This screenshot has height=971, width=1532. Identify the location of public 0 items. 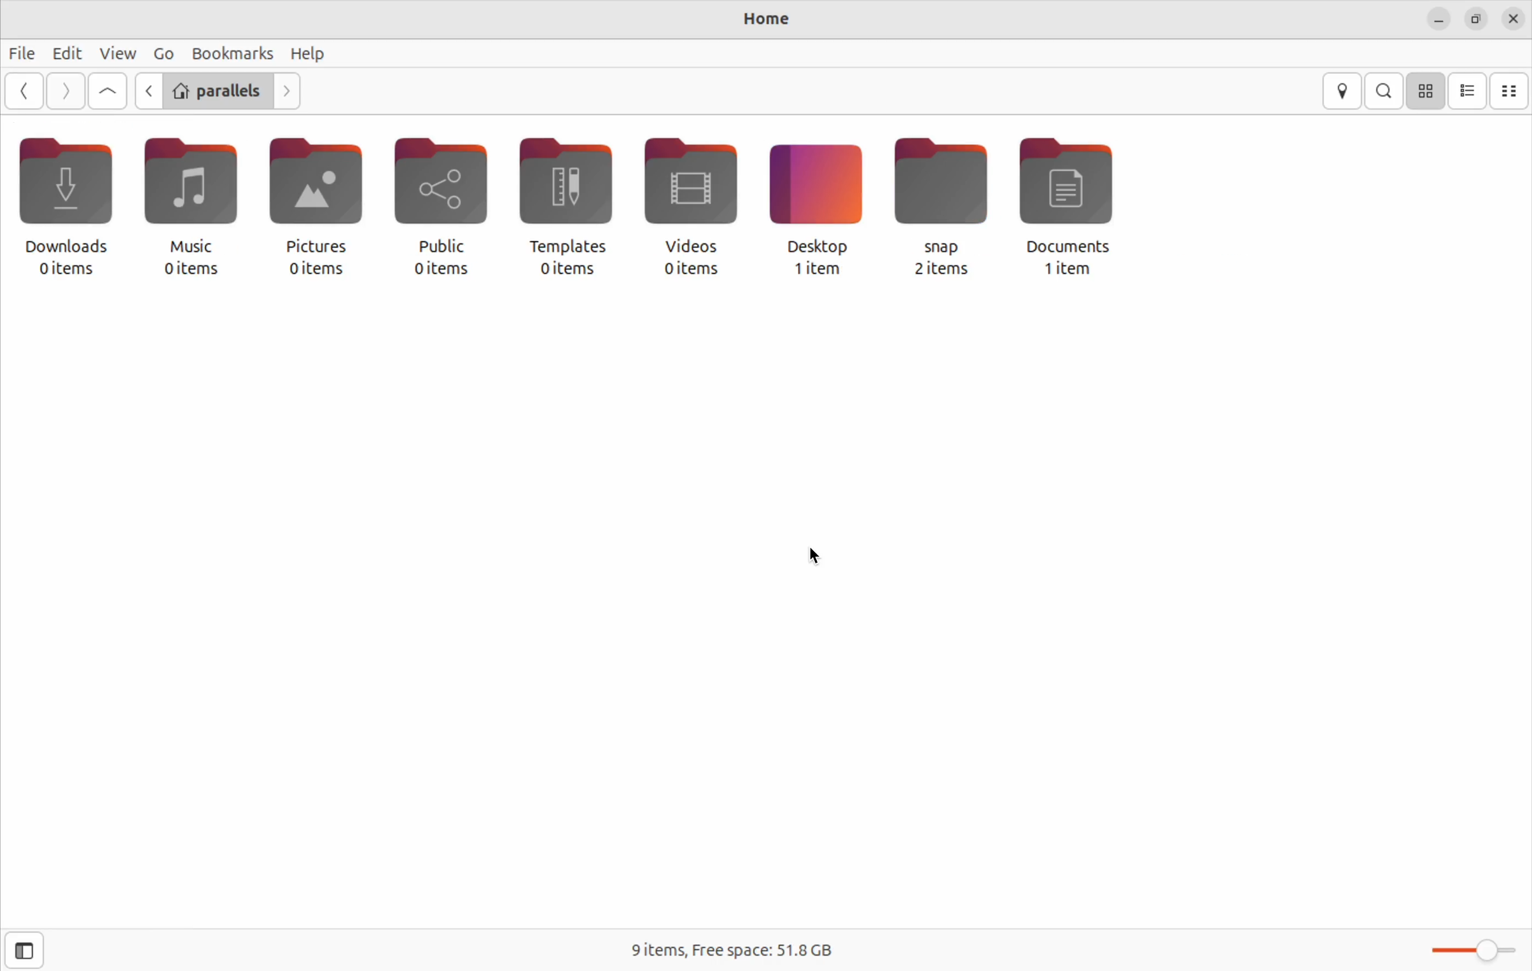
(453, 205).